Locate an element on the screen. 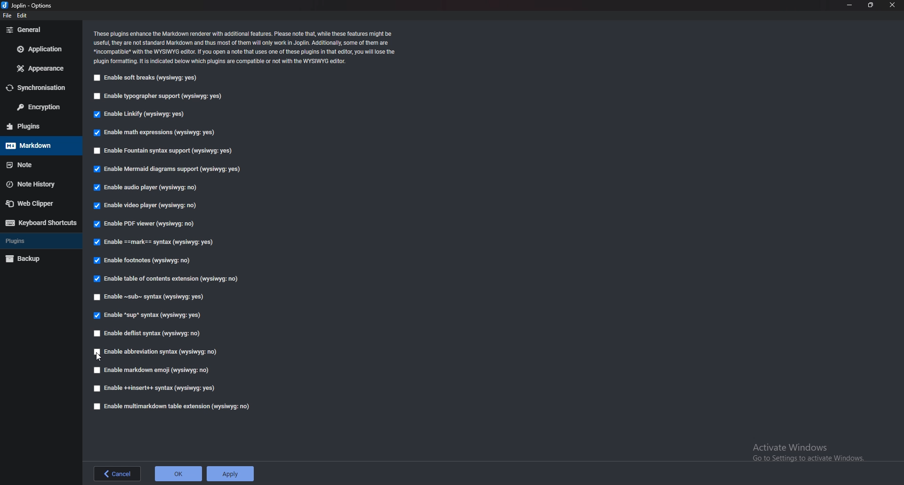 Image resolution: width=904 pixels, height=485 pixels. cursor is located at coordinates (100, 356).